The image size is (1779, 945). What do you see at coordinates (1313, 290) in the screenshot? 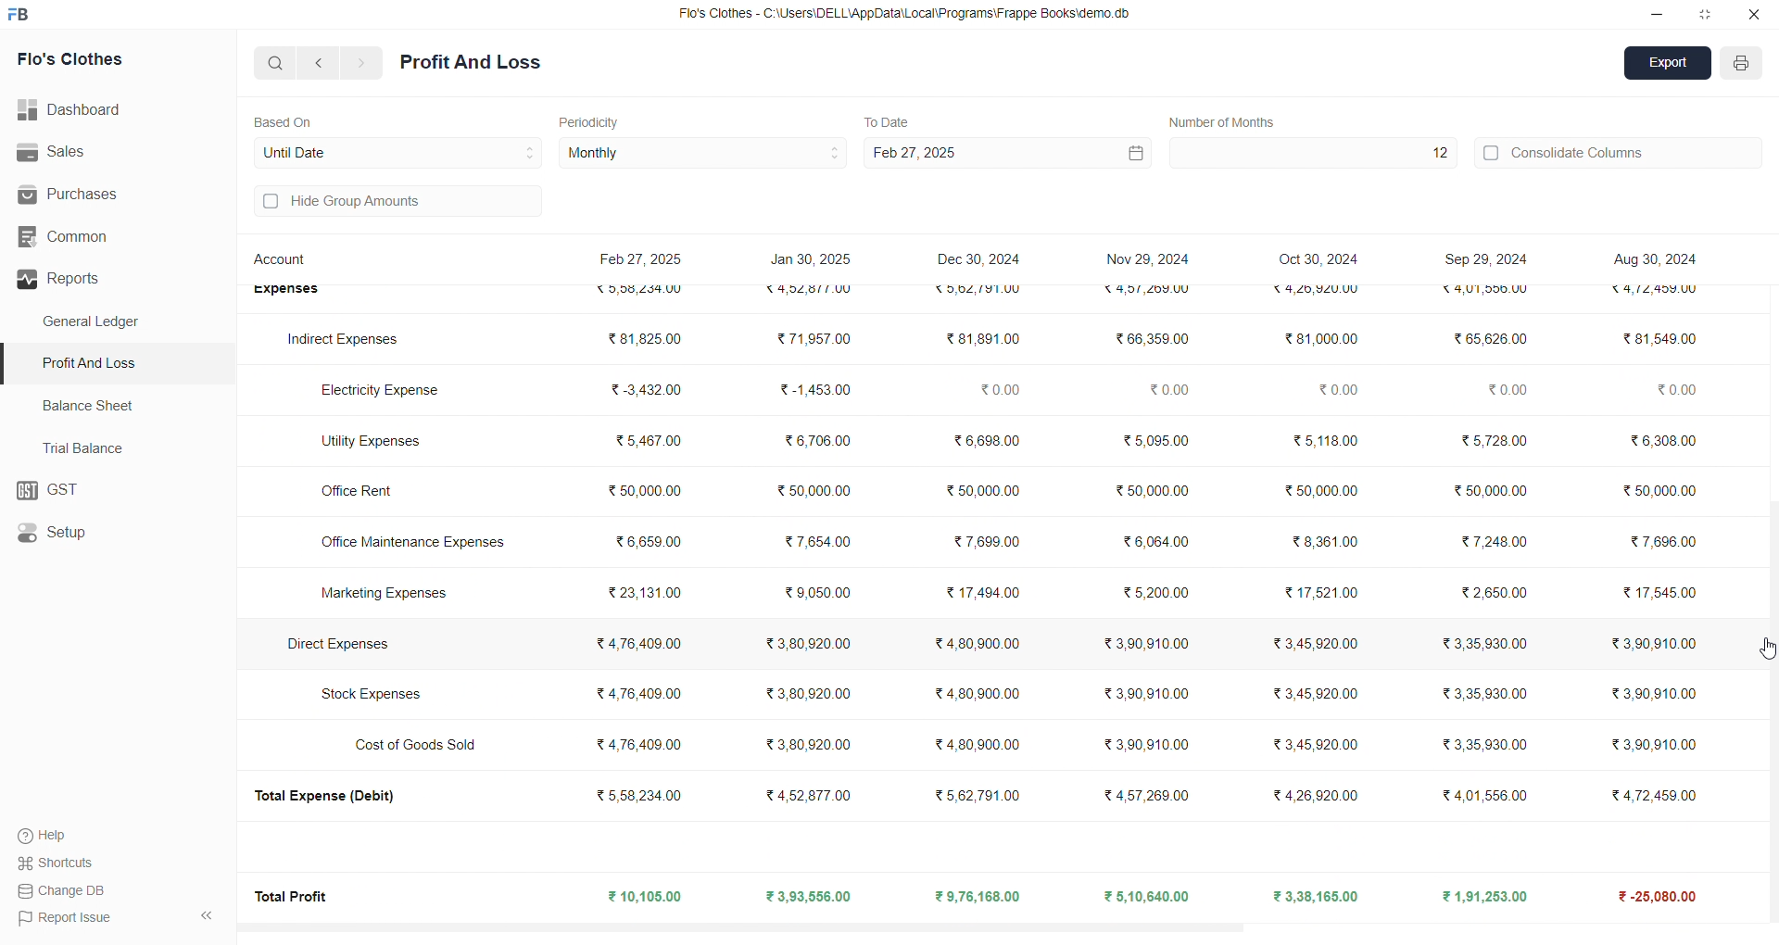
I see `₹4,26,920.00` at bounding box center [1313, 290].